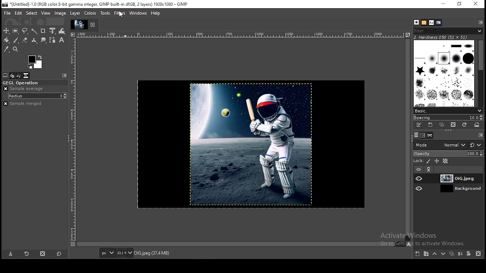  I want to click on colors, so click(91, 13).